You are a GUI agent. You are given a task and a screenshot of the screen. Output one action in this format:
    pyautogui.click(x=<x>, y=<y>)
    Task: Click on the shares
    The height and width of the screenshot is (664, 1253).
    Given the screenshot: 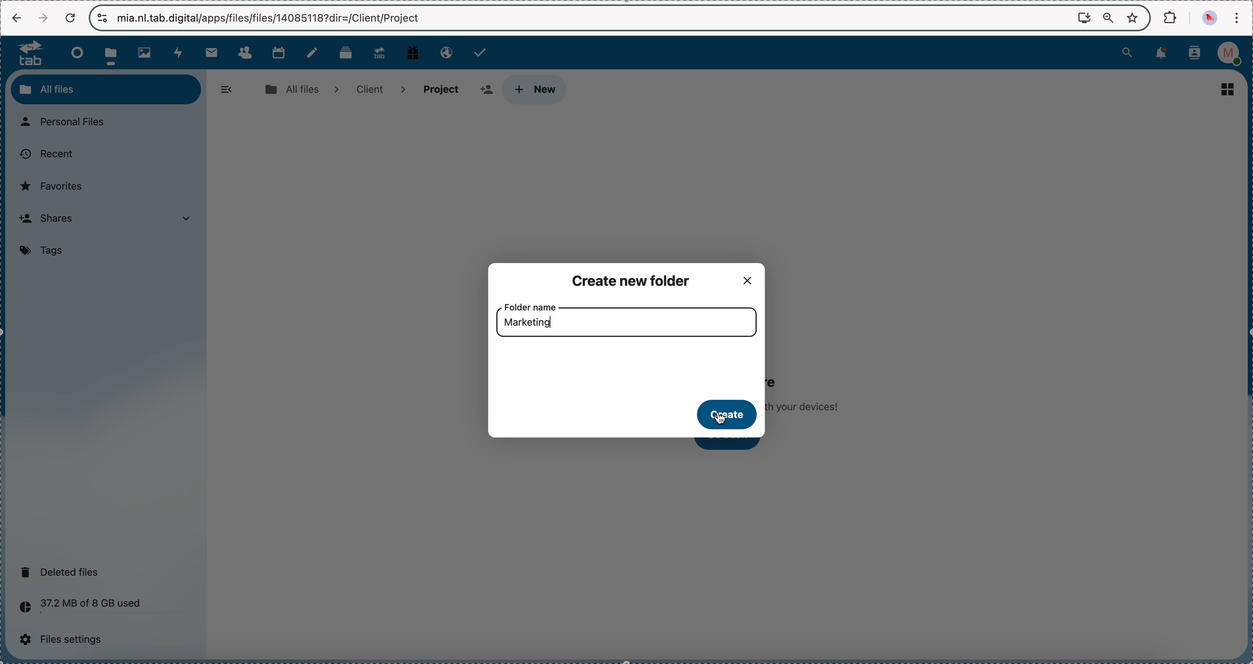 What is the action you would take?
    pyautogui.click(x=109, y=220)
    